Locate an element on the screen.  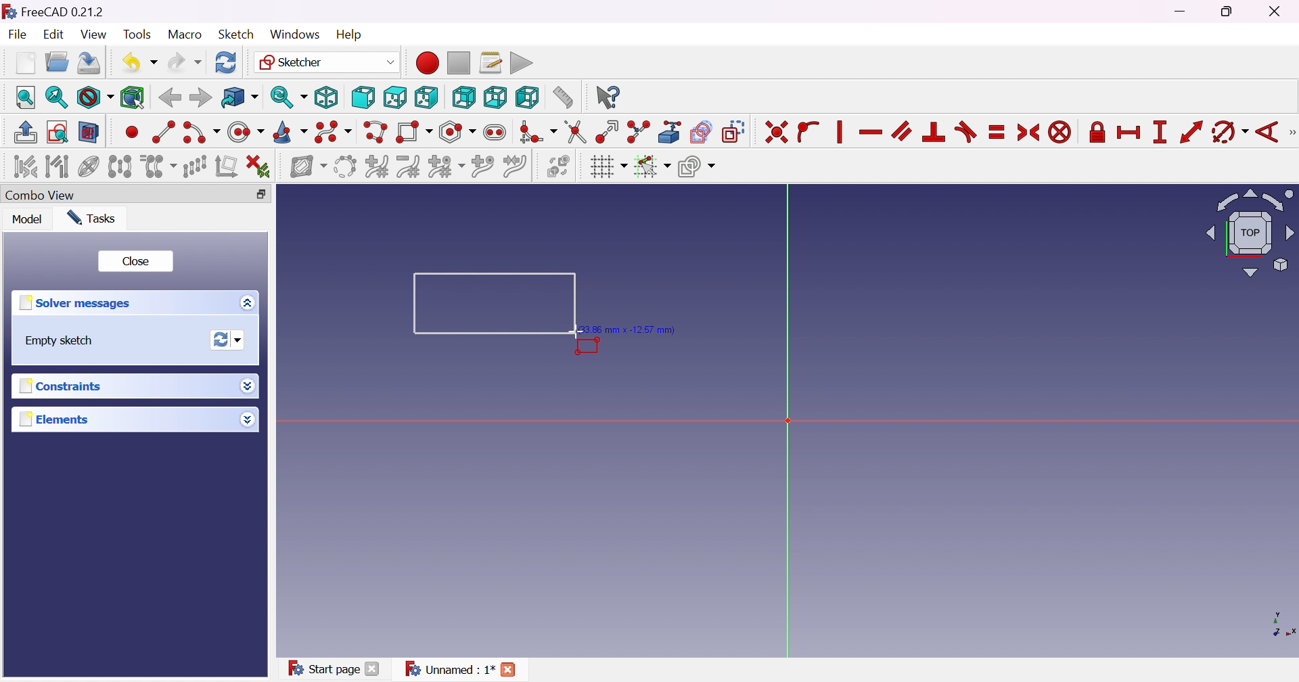
More options is located at coordinates (250, 386).